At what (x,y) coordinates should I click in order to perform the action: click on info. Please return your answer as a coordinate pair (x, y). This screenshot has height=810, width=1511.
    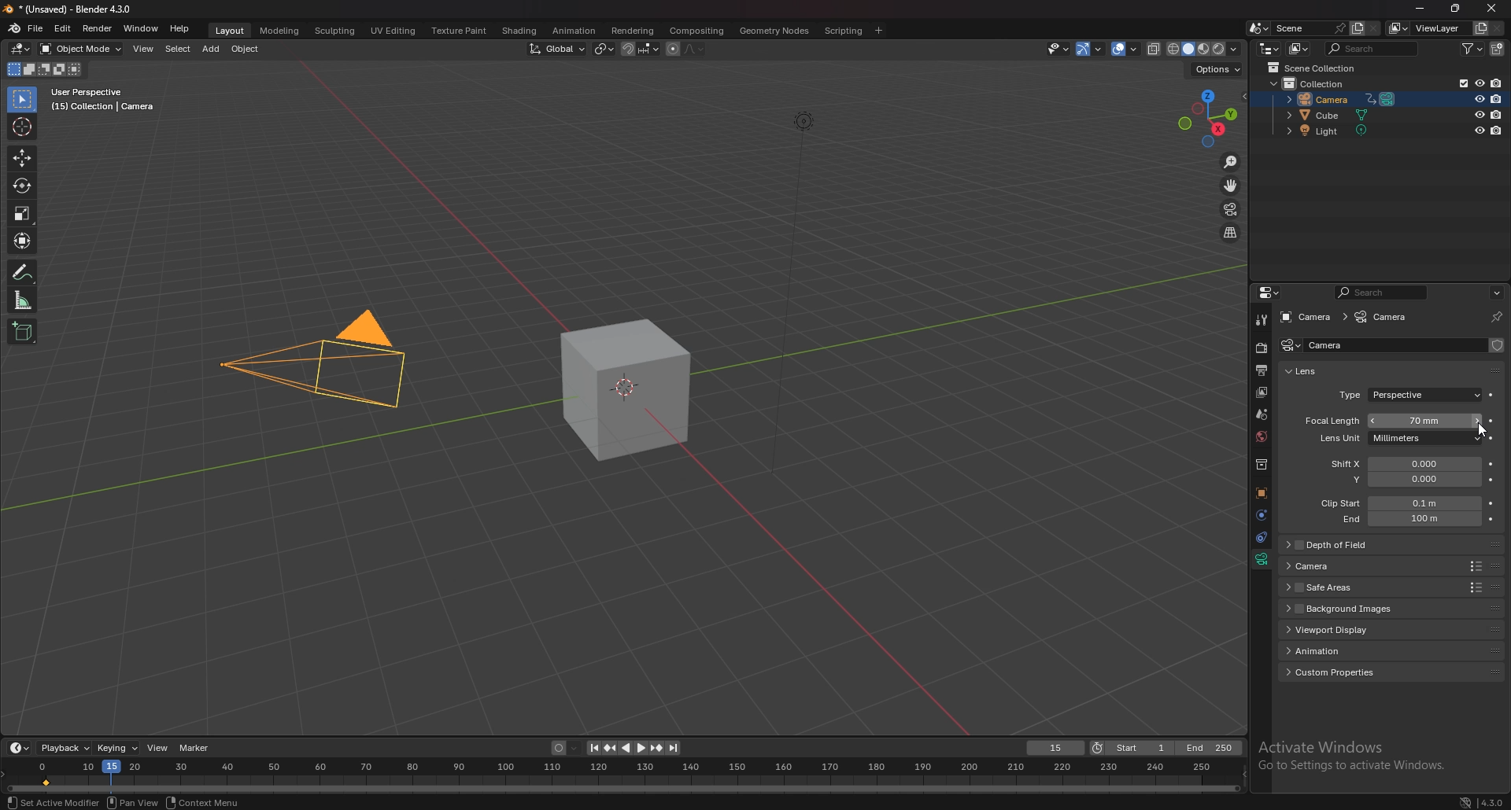
    Looking at the image, I should click on (103, 100).